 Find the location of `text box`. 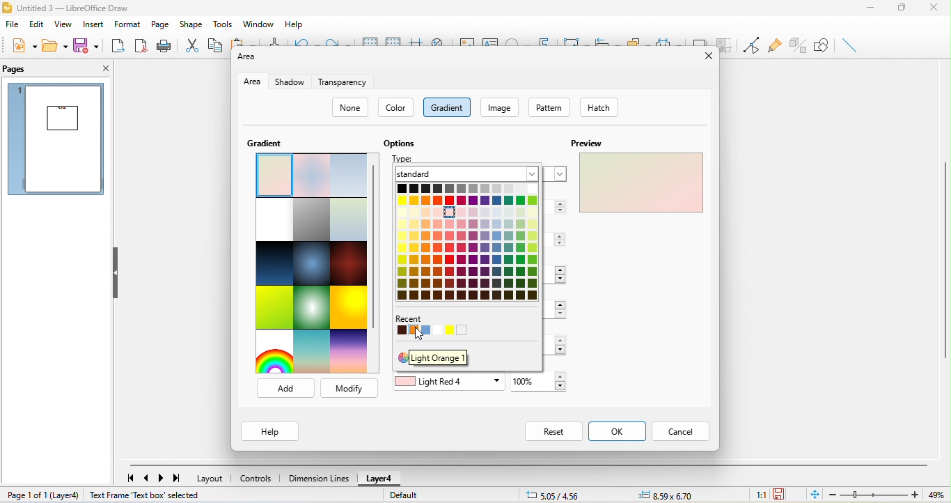

text box is located at coordinates (492, 40).